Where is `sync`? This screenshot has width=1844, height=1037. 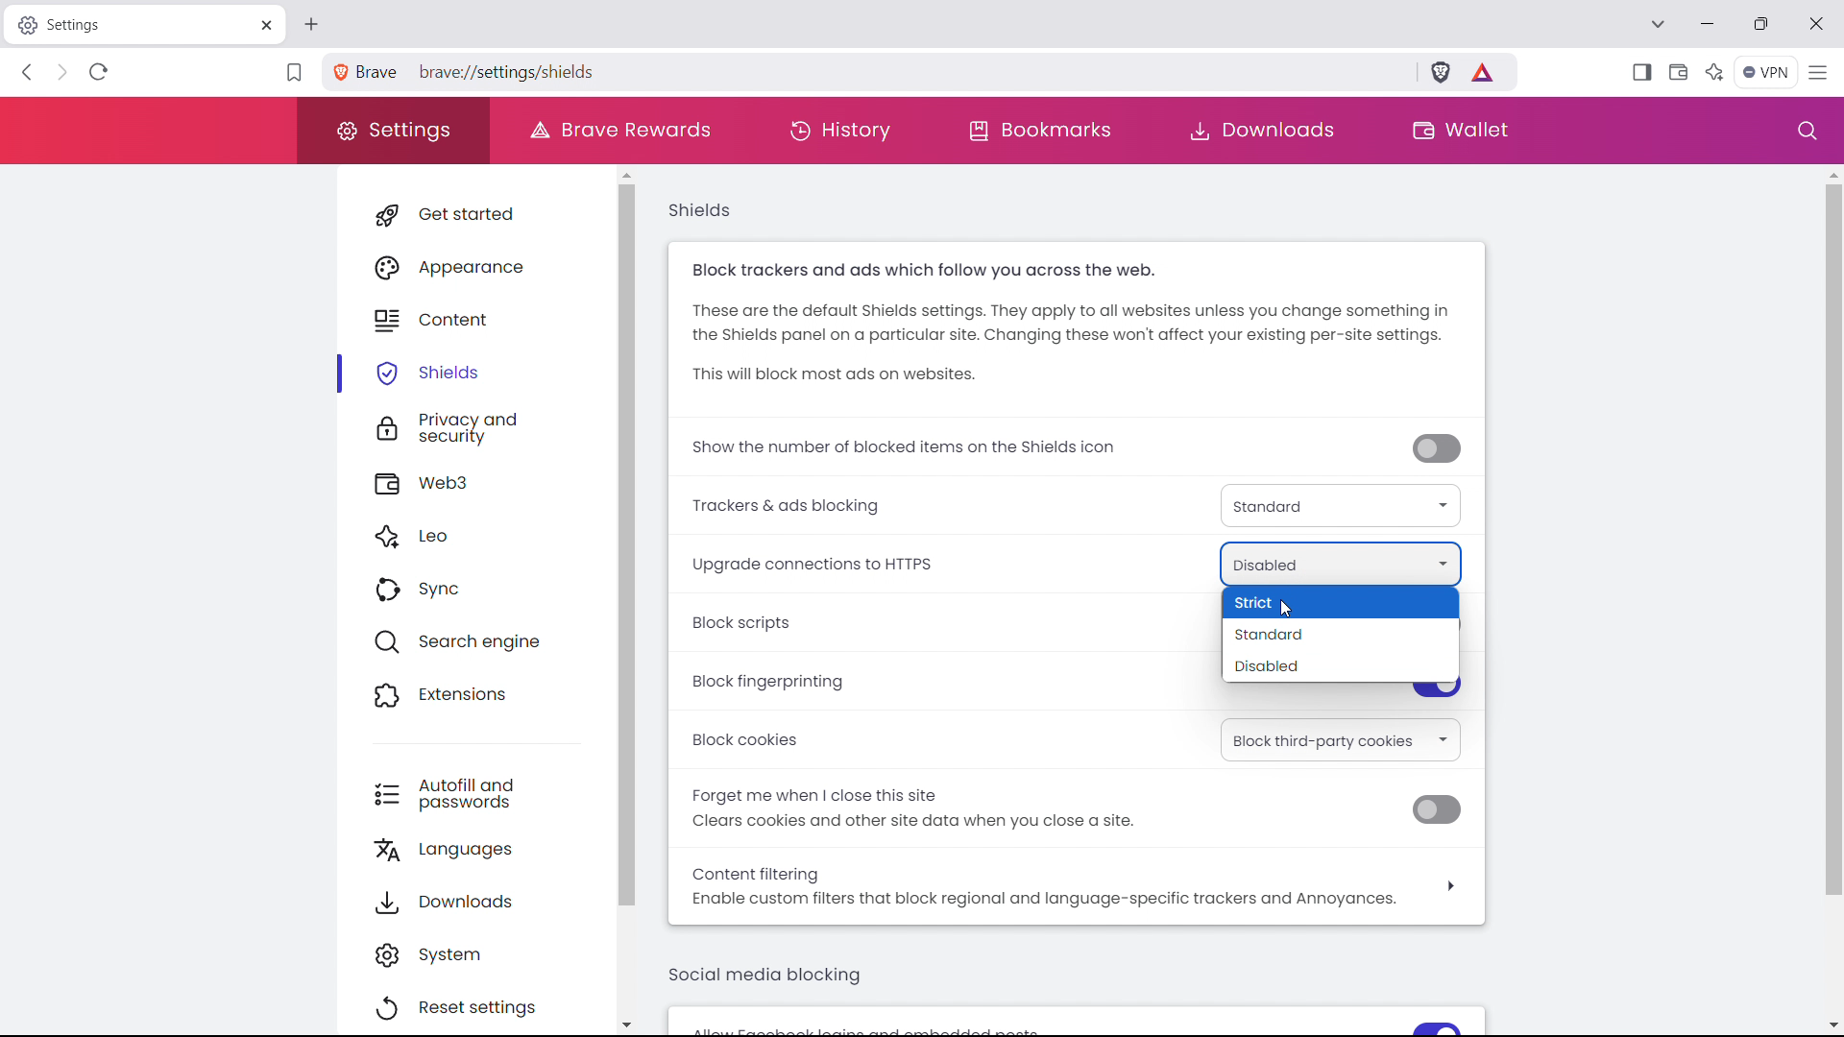
sync is located at coordinates (488, 588).